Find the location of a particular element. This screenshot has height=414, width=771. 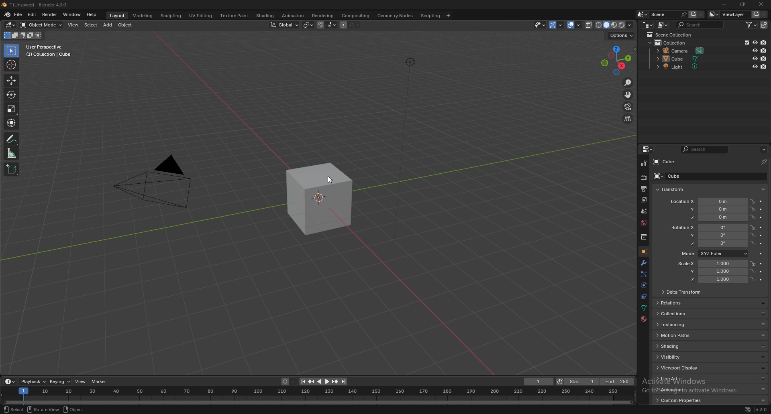

disable in render is located at coordinates (764, 50).